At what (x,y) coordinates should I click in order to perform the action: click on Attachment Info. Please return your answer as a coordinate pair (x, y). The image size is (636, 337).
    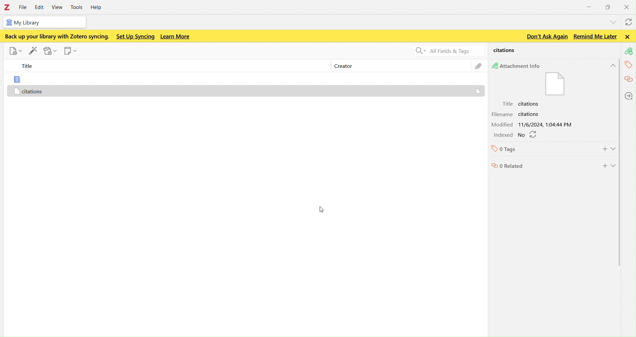
    Looking at the image, I should click on (516, 65).